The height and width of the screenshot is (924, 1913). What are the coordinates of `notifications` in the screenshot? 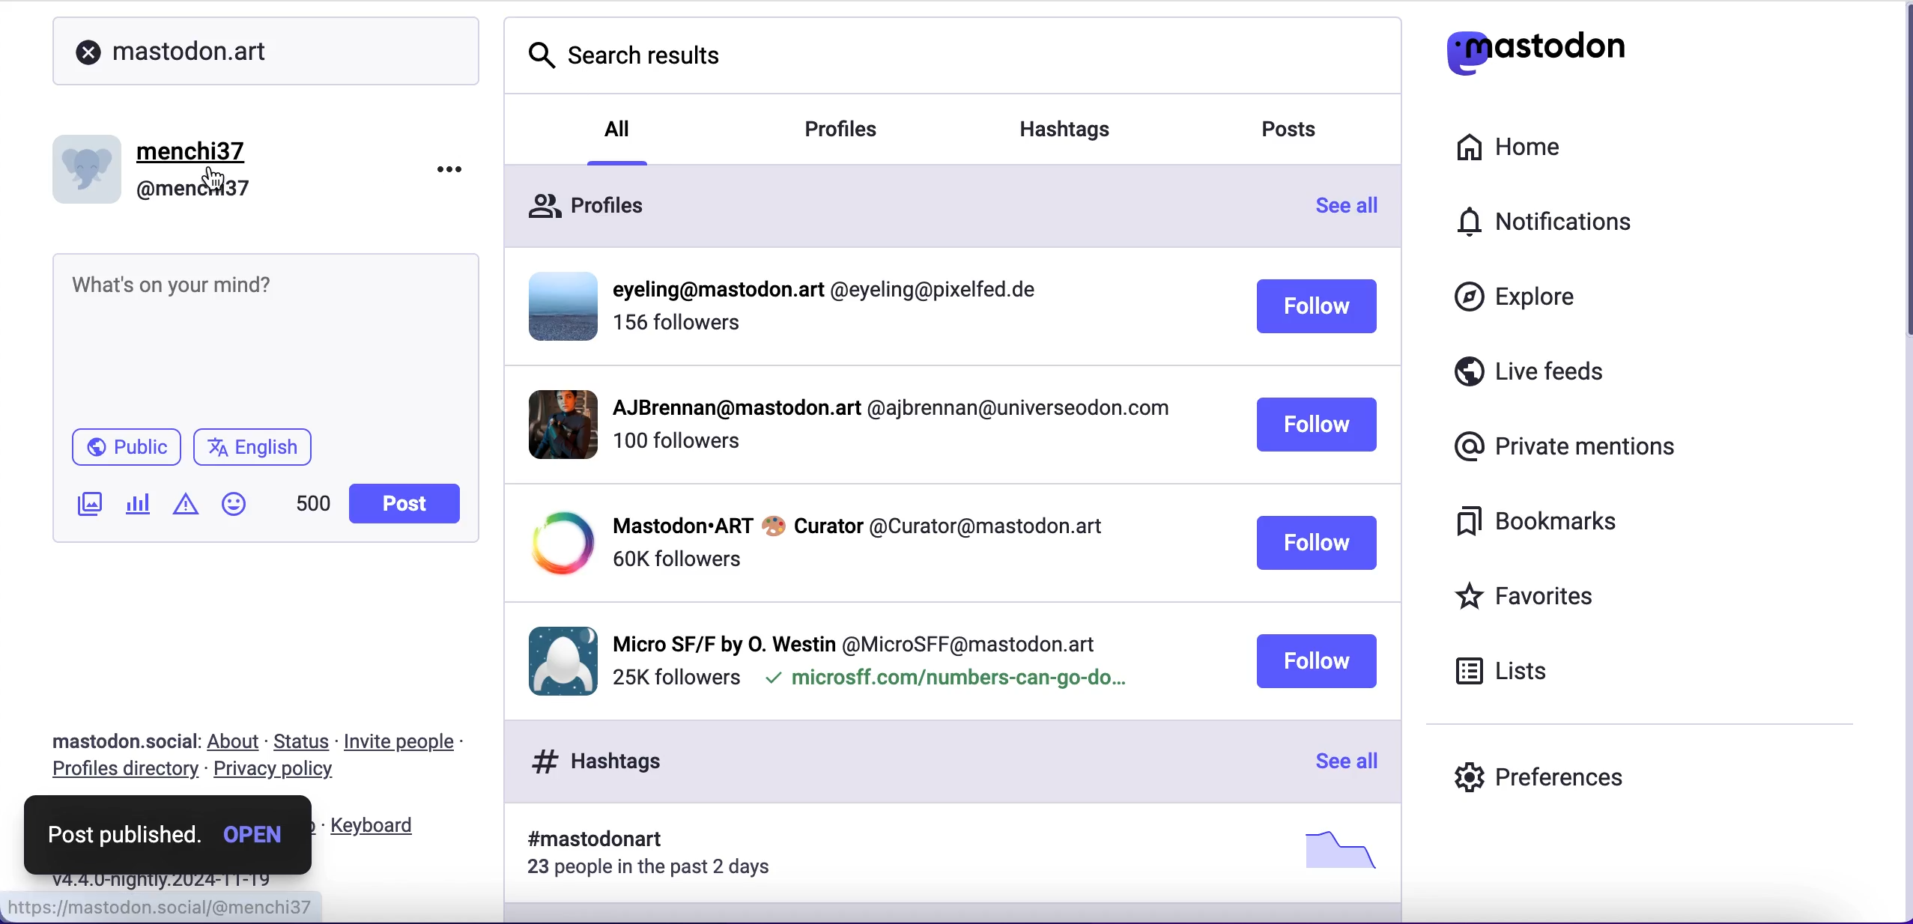 It's located at (1546, 219).